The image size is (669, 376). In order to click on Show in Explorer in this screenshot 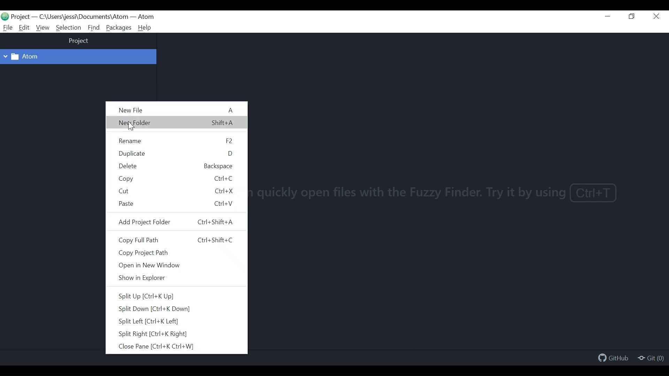, I will do `click(143, 278)`.